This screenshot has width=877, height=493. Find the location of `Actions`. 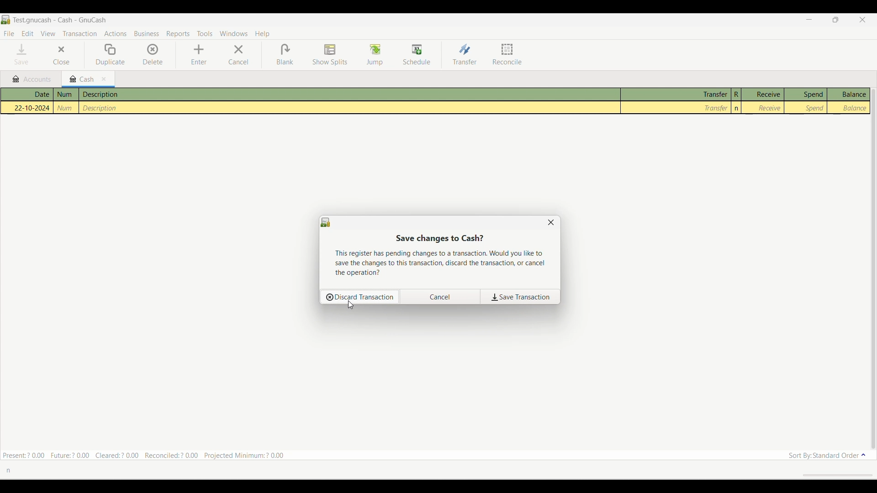

Actions is located at coordinates (115, 33).